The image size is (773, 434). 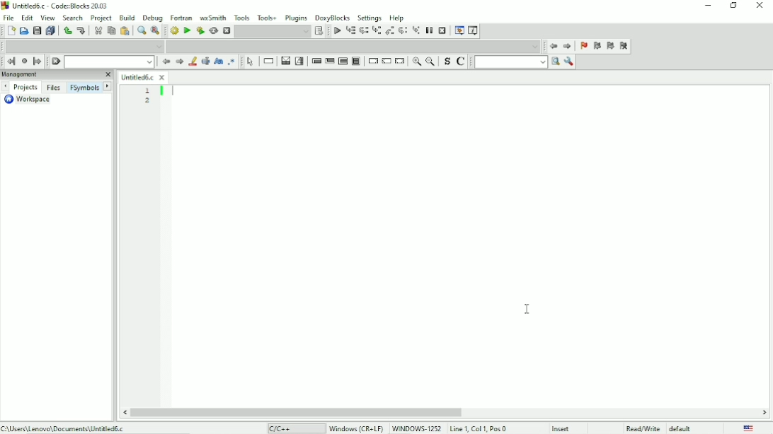 What do you see at coordinates (528, 308) in the screenshot?
I see `Cursor` at bounding box center [528, 308].